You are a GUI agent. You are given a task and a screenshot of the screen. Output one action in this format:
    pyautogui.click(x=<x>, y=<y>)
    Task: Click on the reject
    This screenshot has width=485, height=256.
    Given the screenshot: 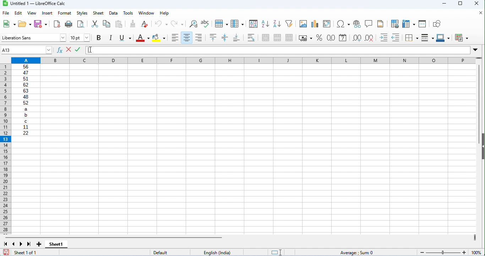 What is the action you would take?
    pyautogui.click(x=69, y=49)
    